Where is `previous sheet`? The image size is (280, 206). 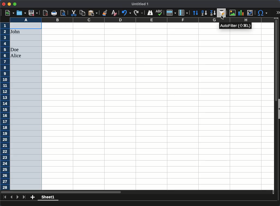
previous sheet is located at coordinates (12, 197).